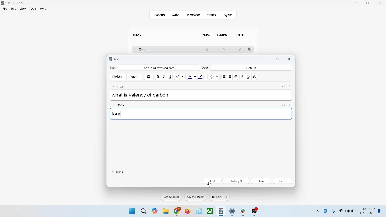 This screenshot has width=386, height=217. Describe the element at coordinates (241, 35) in the screenshot. I see `due` at that location.